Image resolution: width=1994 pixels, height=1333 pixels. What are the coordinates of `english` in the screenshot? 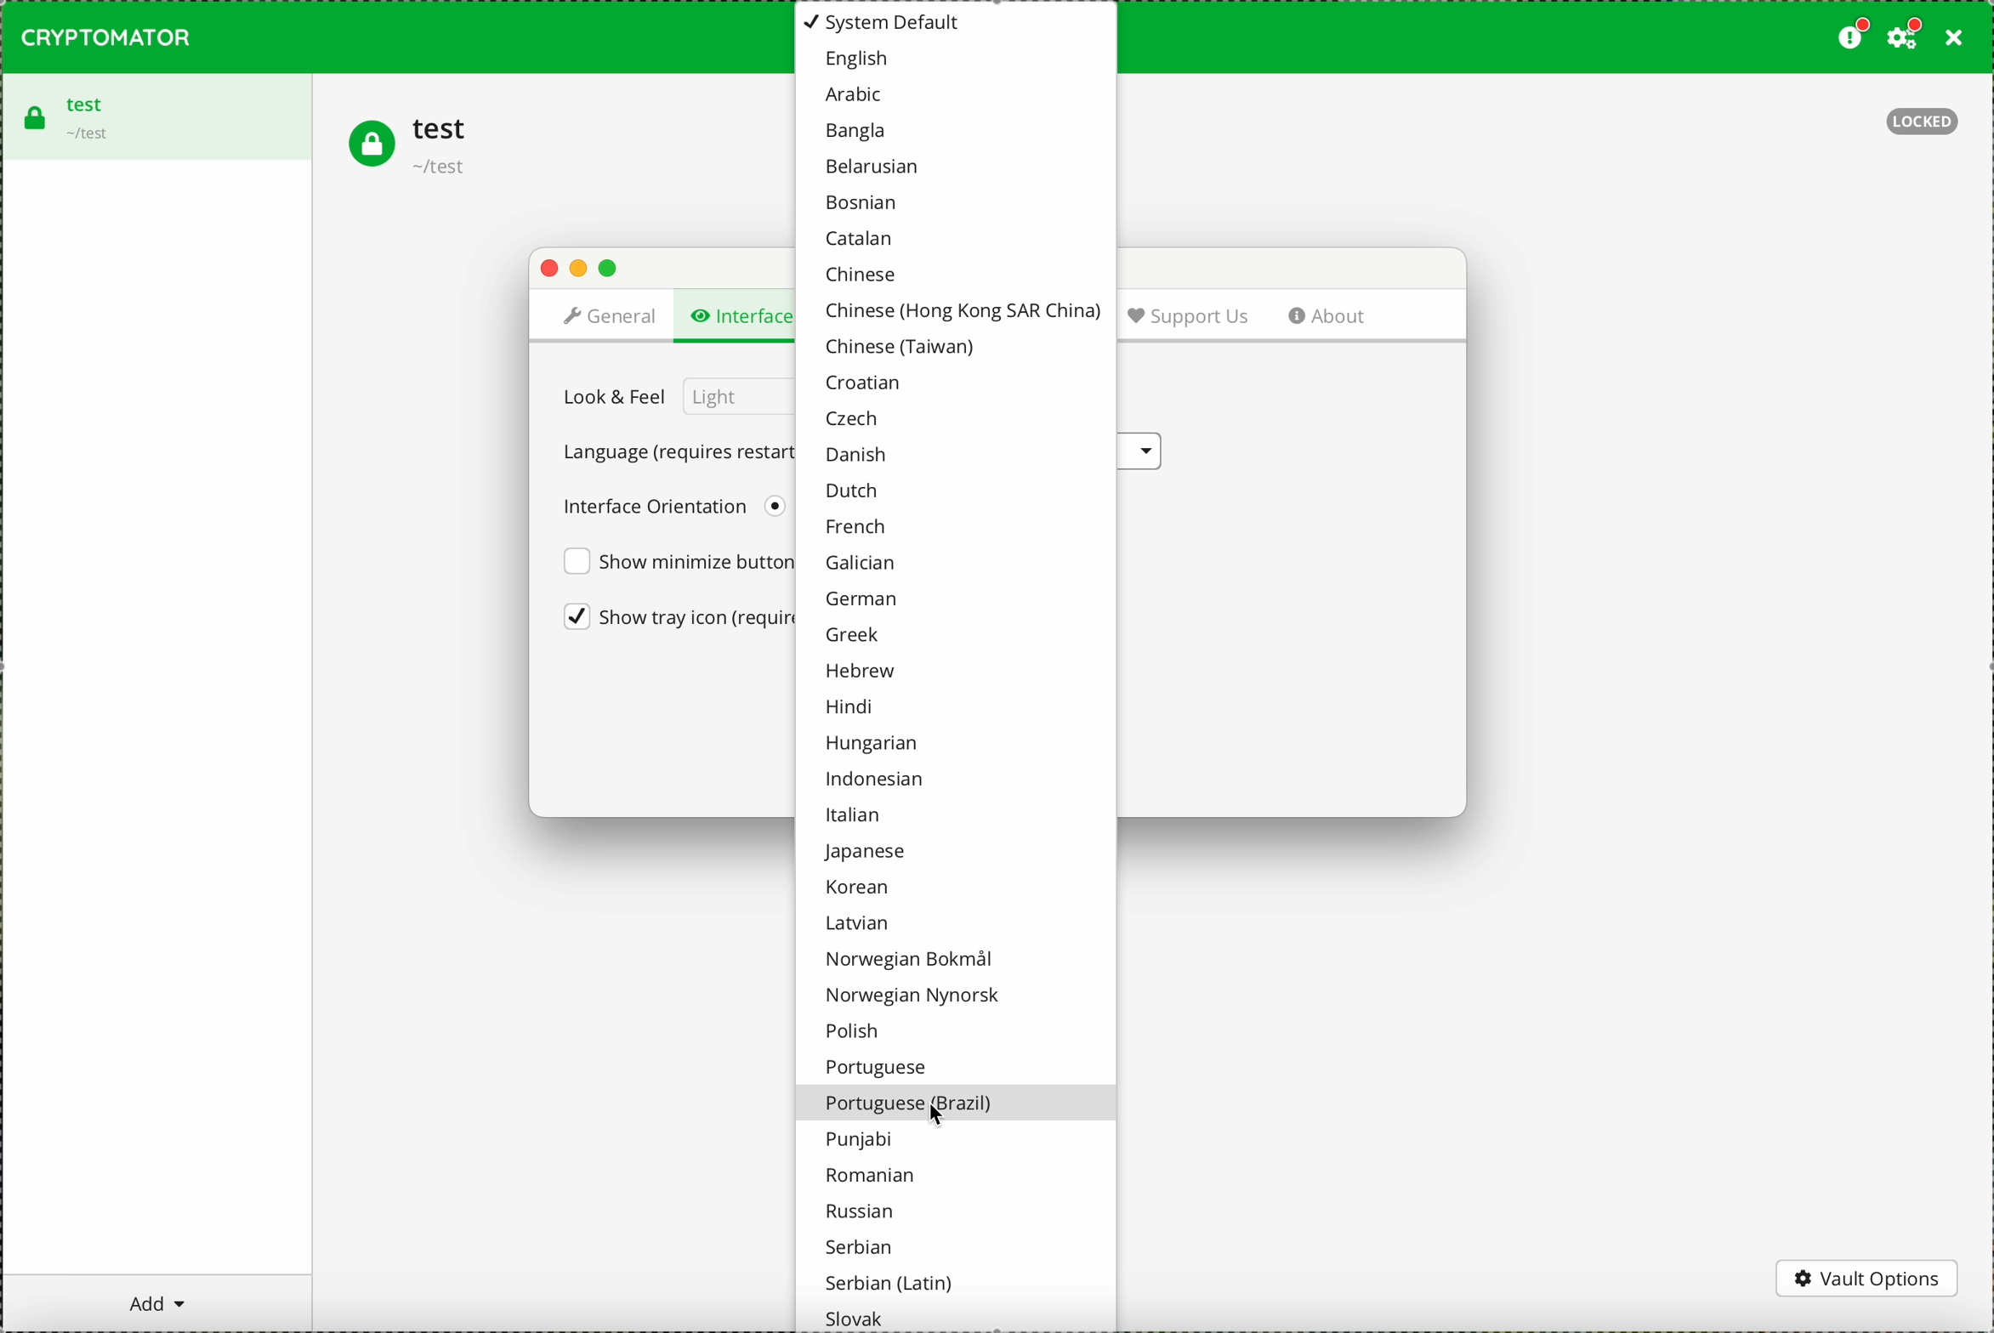 It's located at (860, 57).